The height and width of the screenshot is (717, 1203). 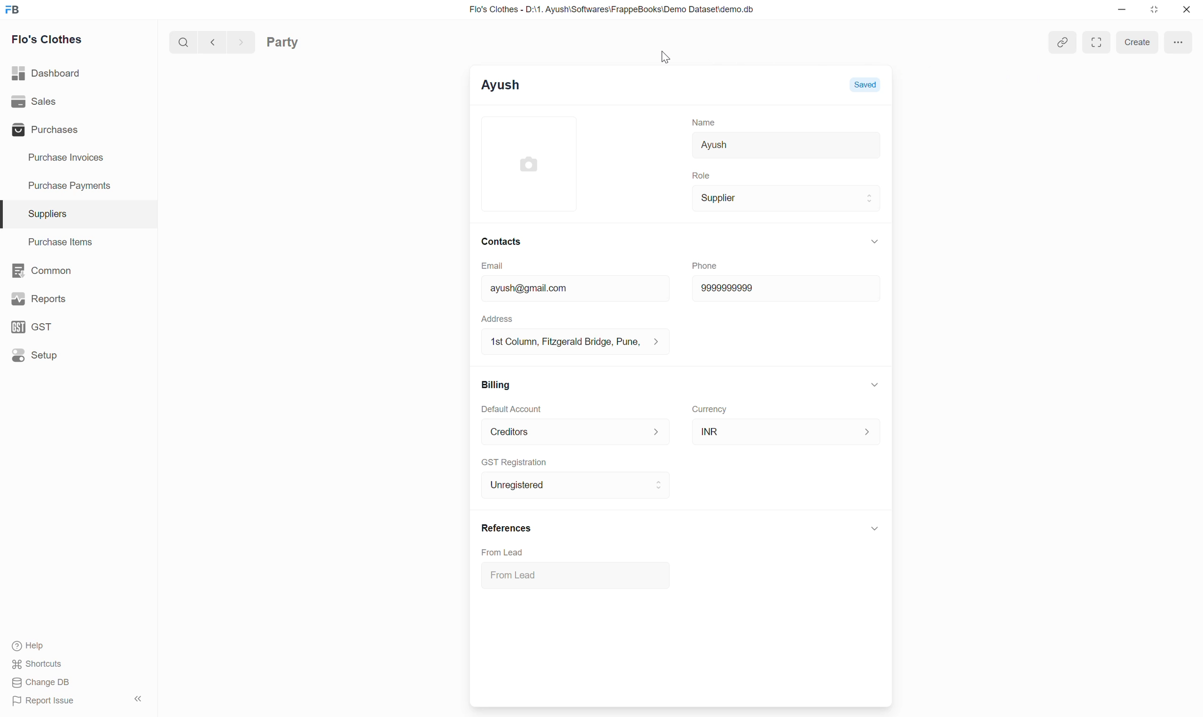 I want to click on Unregistered, so click(x=576, y=485).